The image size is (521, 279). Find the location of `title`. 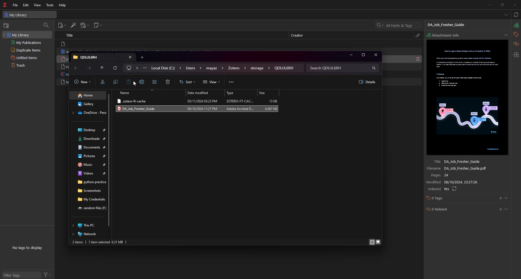

title is located at coordinates (463, 161).